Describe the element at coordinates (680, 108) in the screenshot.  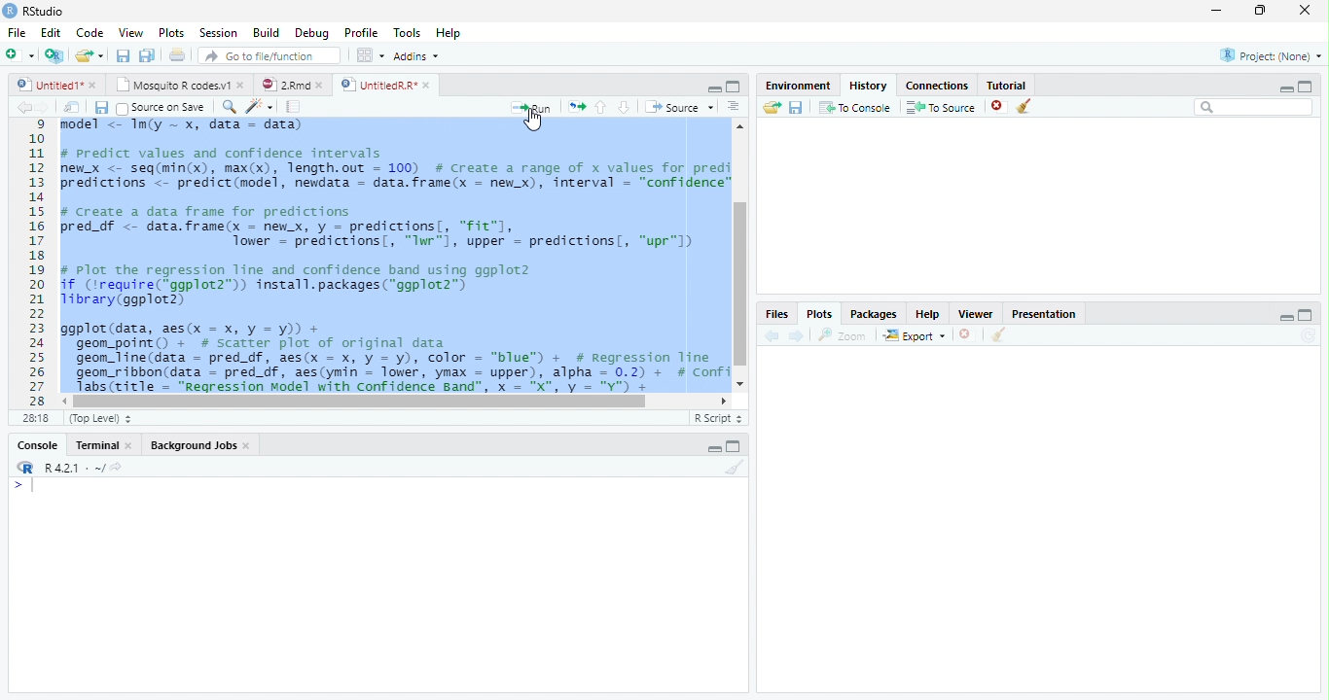
I see `Source` at that location.